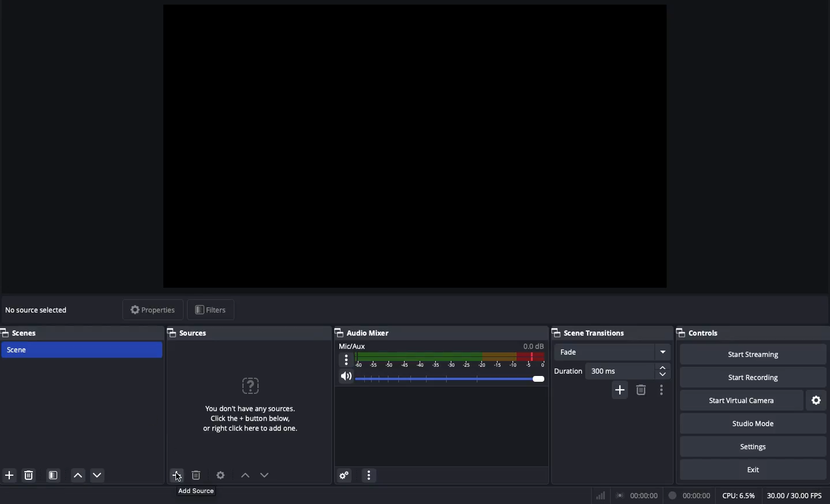 This screenshot has width=830, height=504. Describe the element at coordinates (609, 371) in the screenshot. I see `Duration` at that location.